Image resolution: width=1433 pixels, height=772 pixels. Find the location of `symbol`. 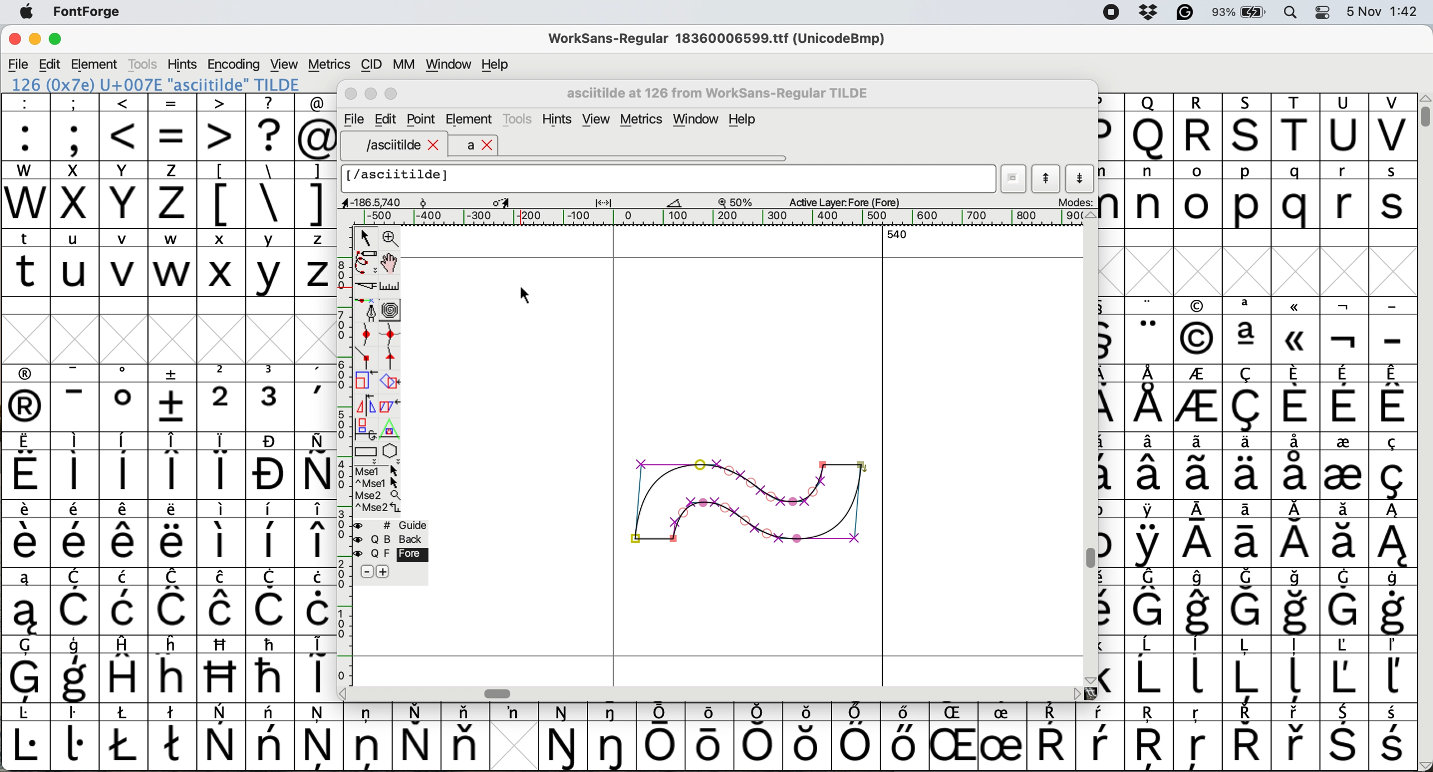

symbol is located at coordinates (1298, 670).